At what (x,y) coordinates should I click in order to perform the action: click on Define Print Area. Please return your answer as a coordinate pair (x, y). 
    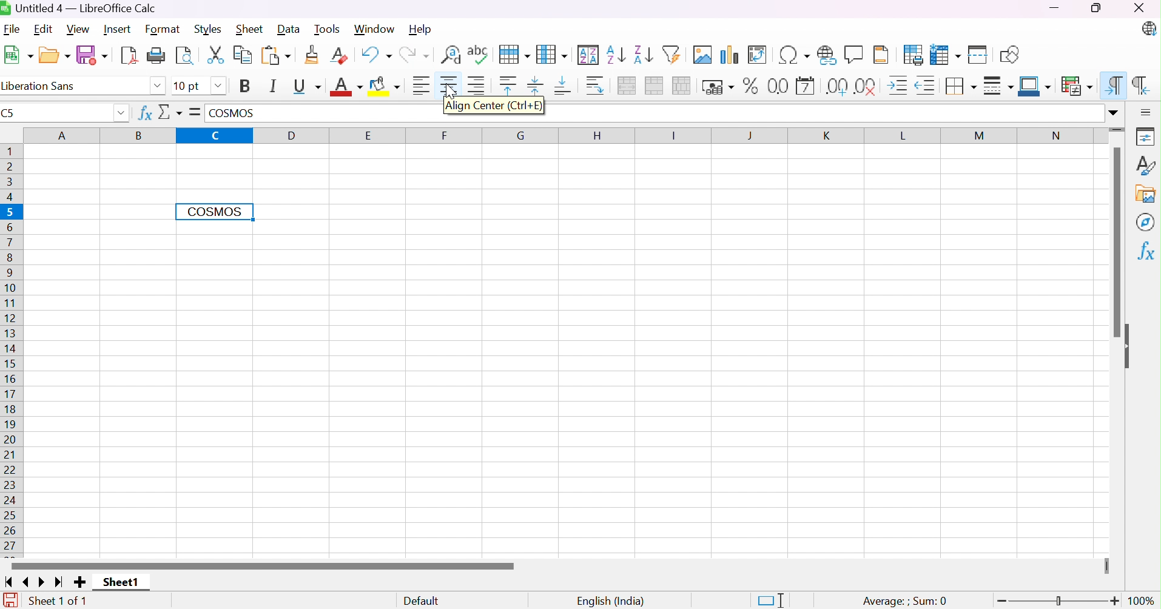
    Looking at the image, I should click on (914, 55).